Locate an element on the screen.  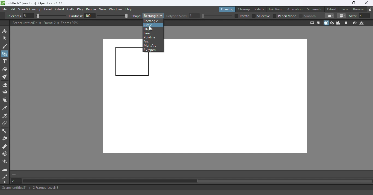
Tasks is located at coordinates (345, 9).